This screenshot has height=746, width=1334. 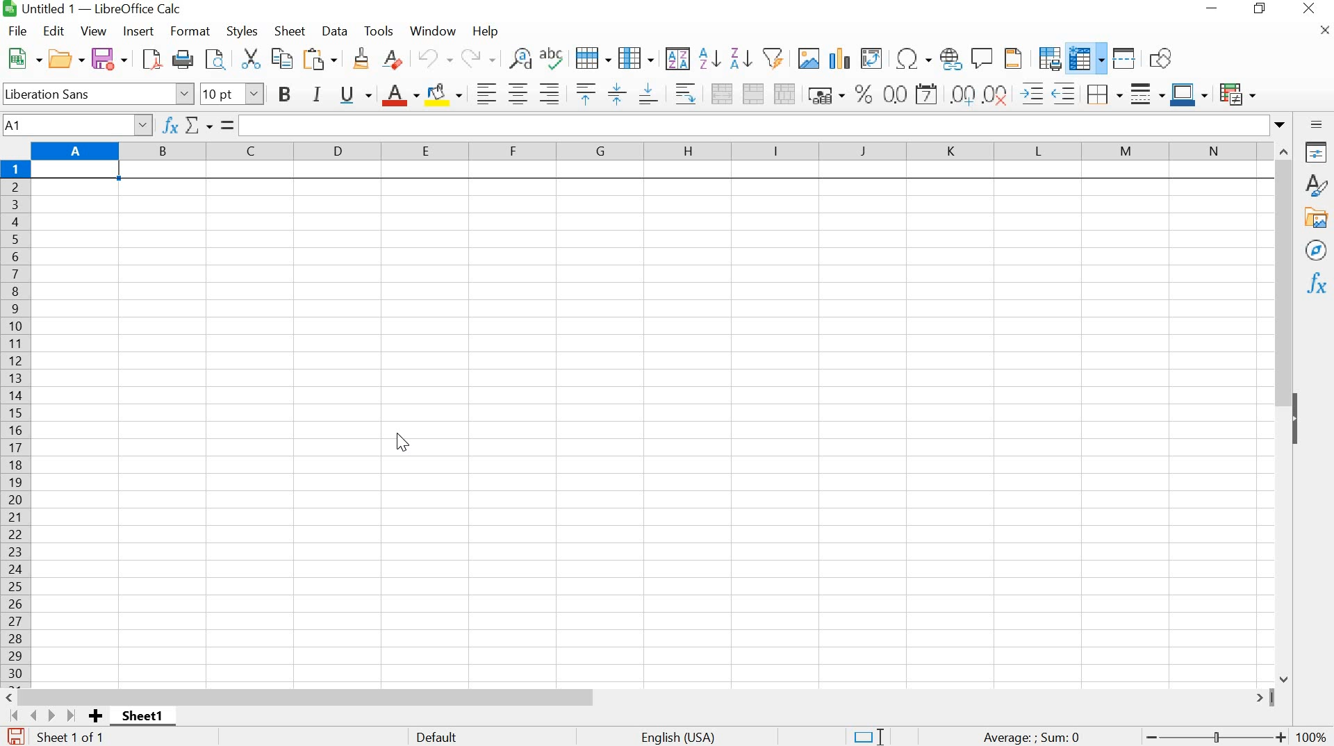 I want to click on INSERT OR EDIT PIVOT TABLE, so click(x=871, y=58).